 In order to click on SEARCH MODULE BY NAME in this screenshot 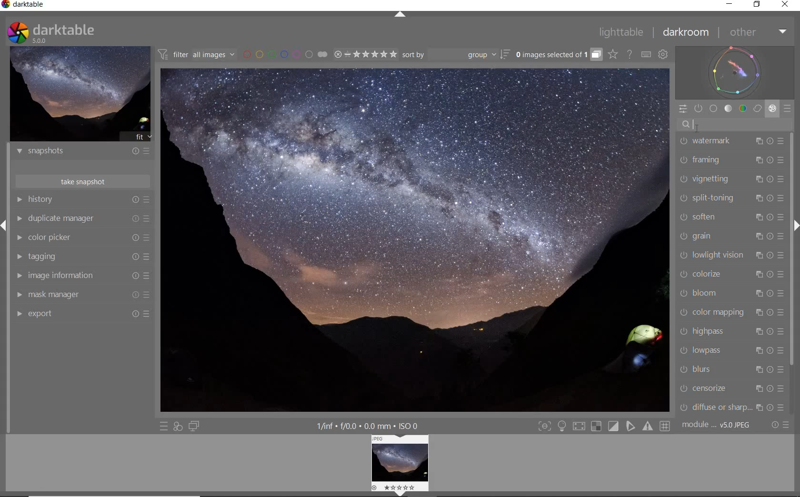, I will do `click(736, 124)`.